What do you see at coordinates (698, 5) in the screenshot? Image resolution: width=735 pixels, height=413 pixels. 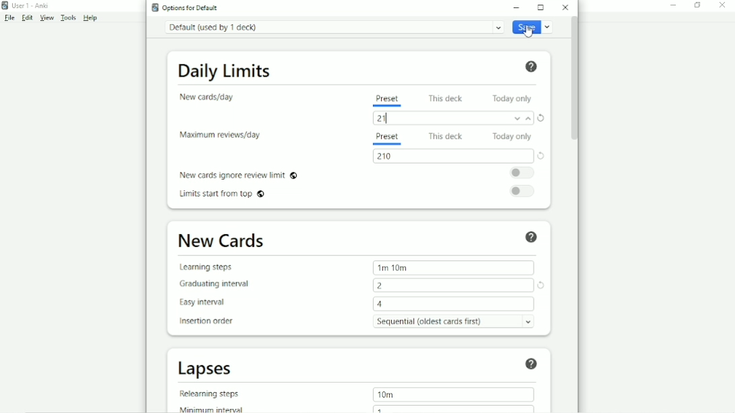 I see `Restore down` at bounding box center [698, 5].